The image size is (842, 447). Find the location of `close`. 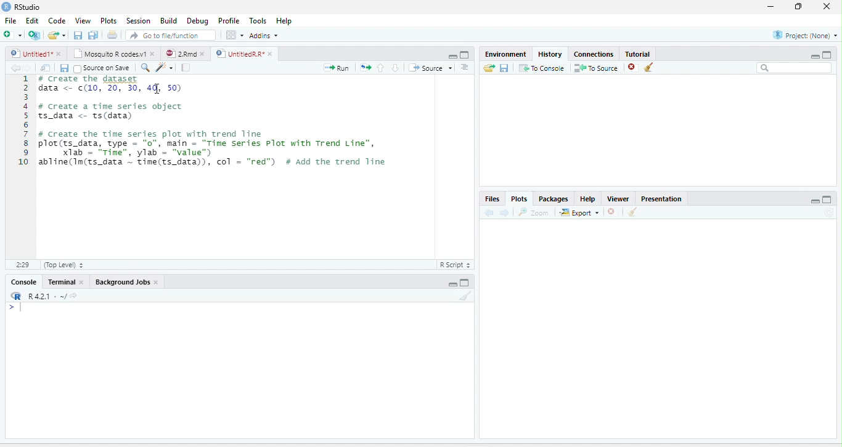

close is located at coordinates (157, 282).